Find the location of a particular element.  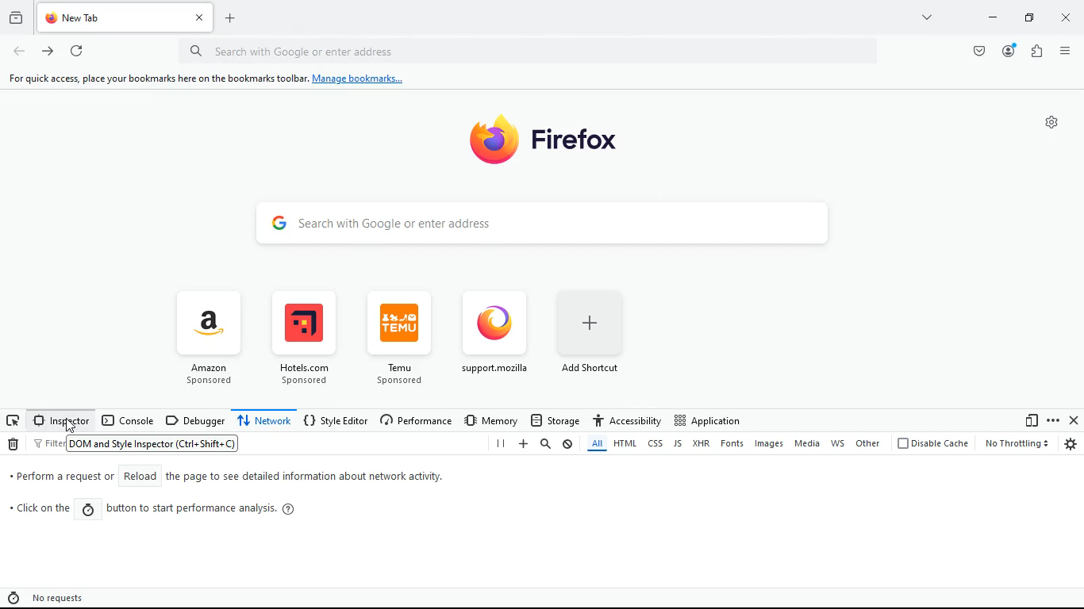

refresh is located at coordinates (75, 52).